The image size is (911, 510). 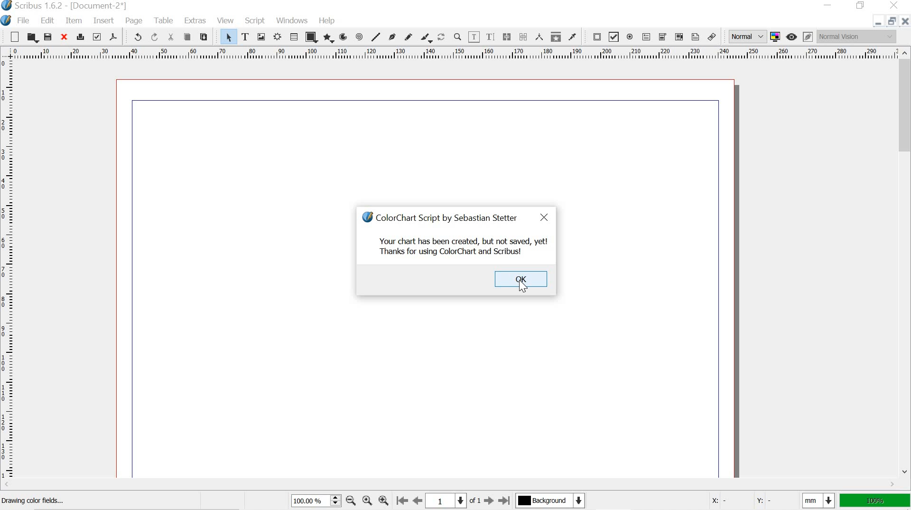 What do you see at coordinates (9, 271) in the screenshot?
I see `ruler` at bounding box center [9, 271].